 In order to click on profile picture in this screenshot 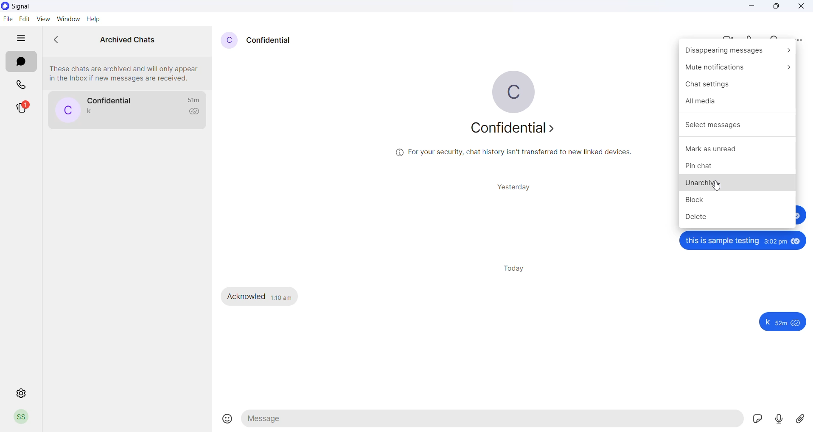, I will do `click(515, 92)`.